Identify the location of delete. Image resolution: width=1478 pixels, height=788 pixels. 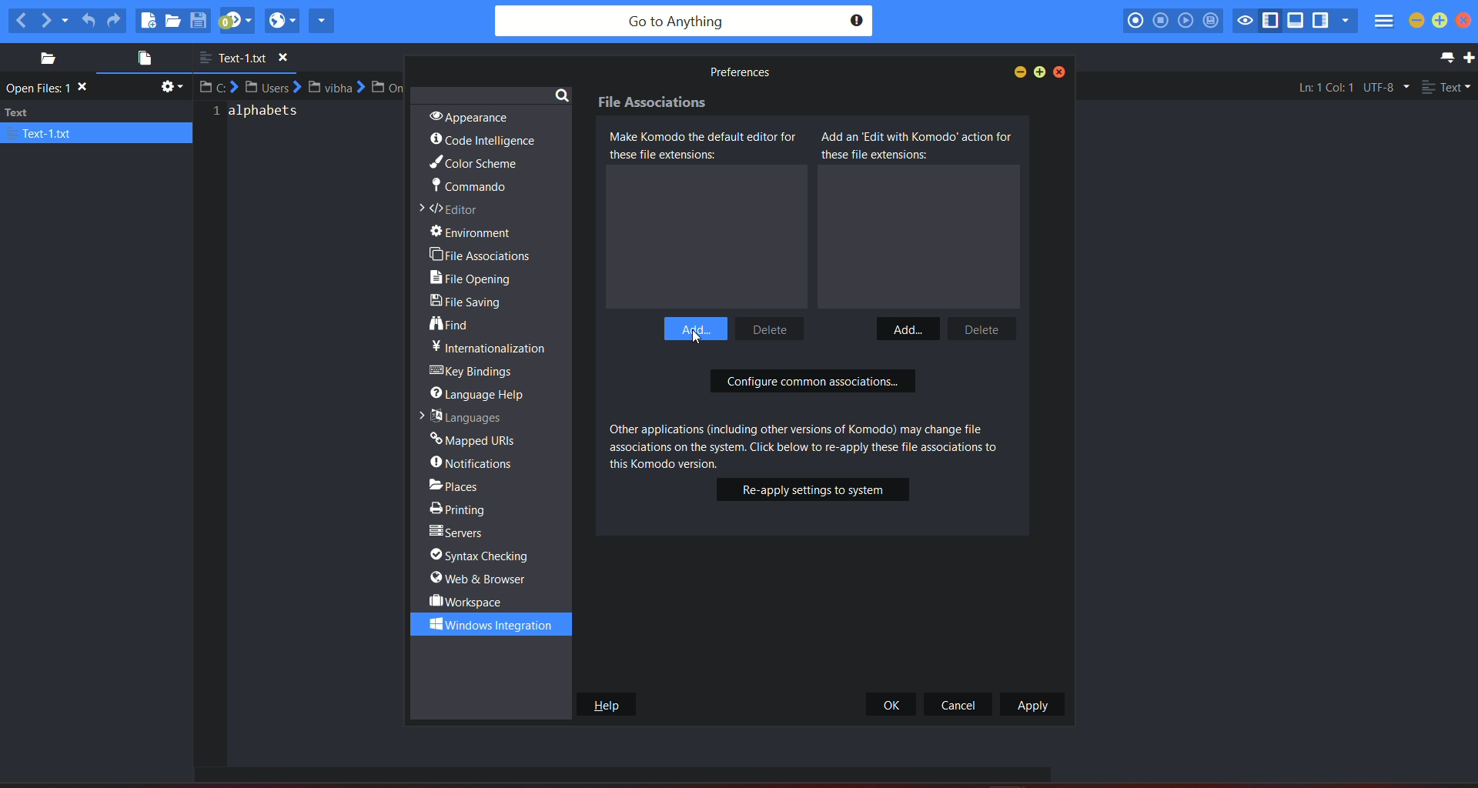
(978, 328).